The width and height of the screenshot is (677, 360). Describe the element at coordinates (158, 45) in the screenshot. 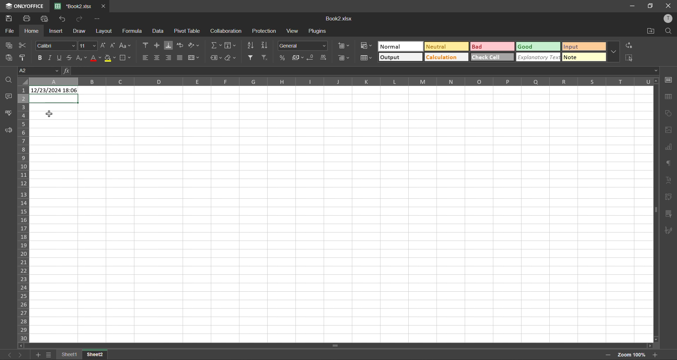

I see `align middle` at that location.